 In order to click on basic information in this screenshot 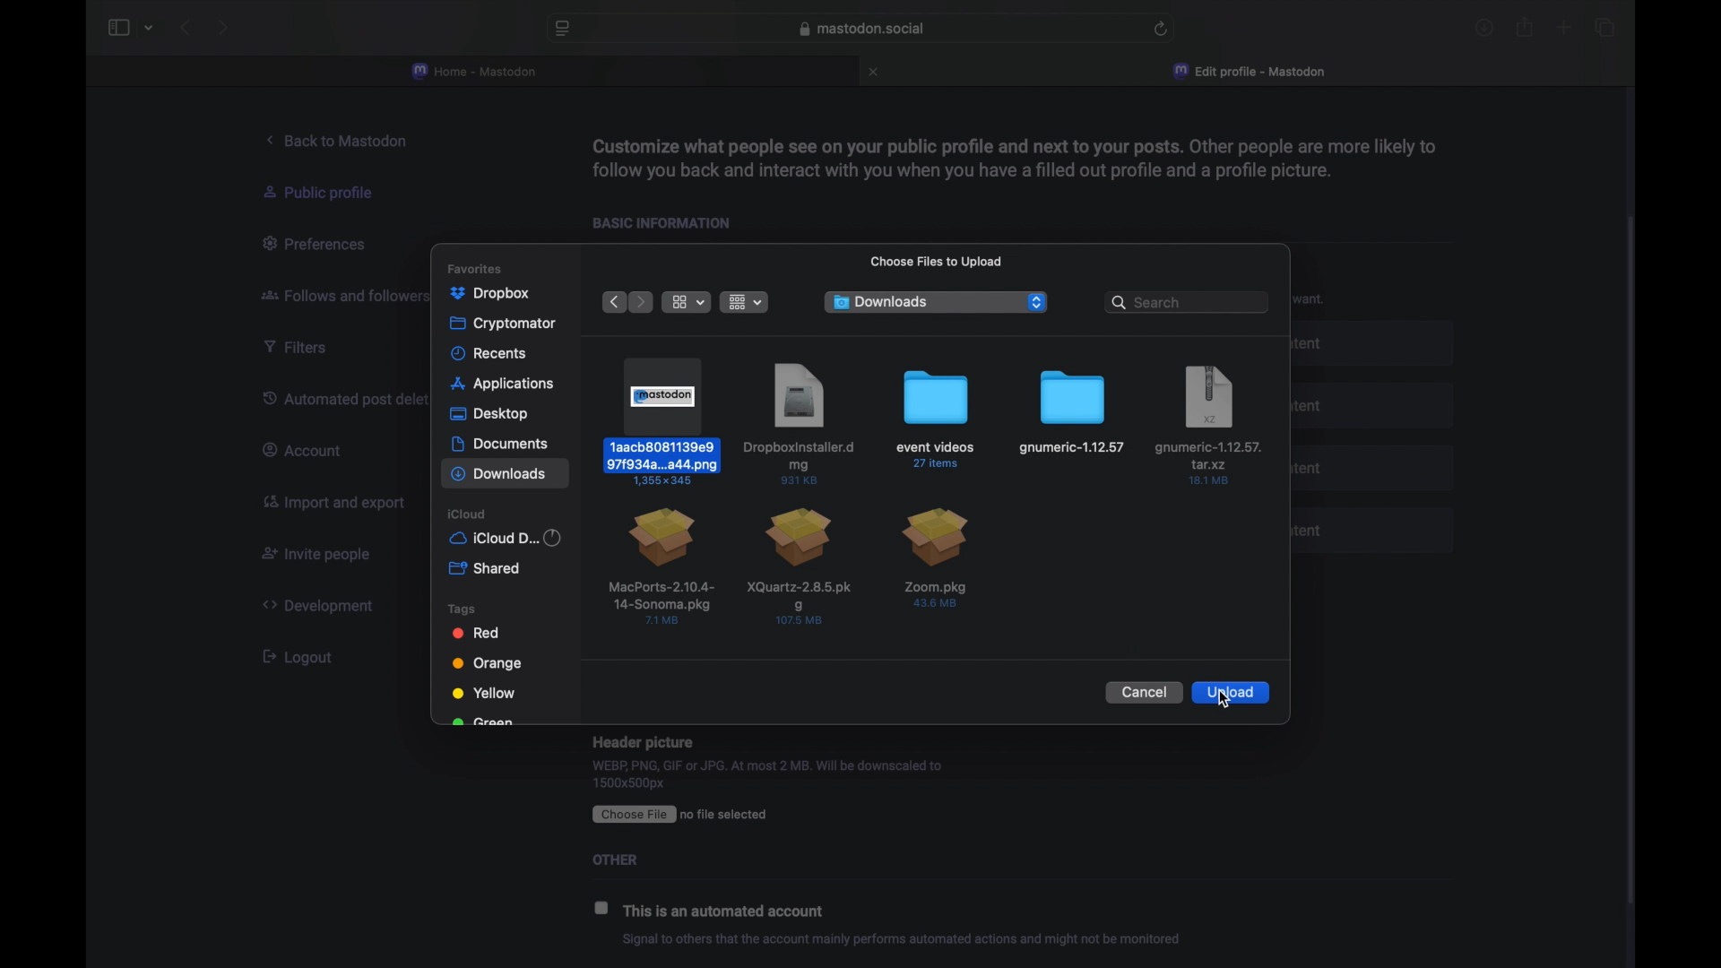, I will do `click(669, 223)`.